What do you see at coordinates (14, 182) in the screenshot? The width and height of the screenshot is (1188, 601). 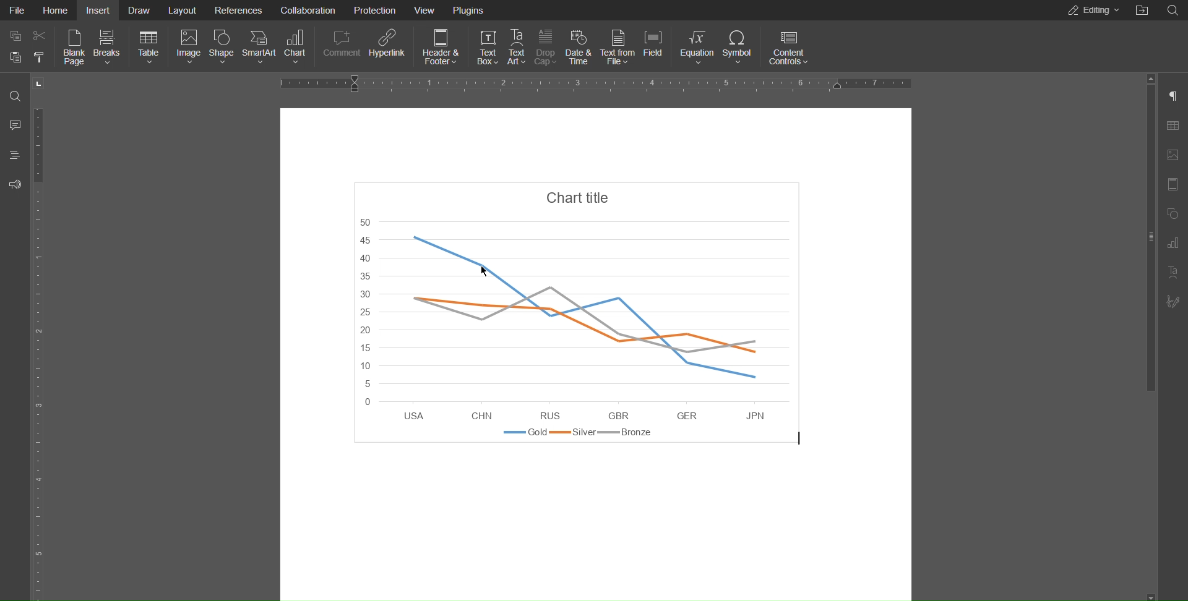 I see `Feedback and Support` at bounding box center [14, 182].